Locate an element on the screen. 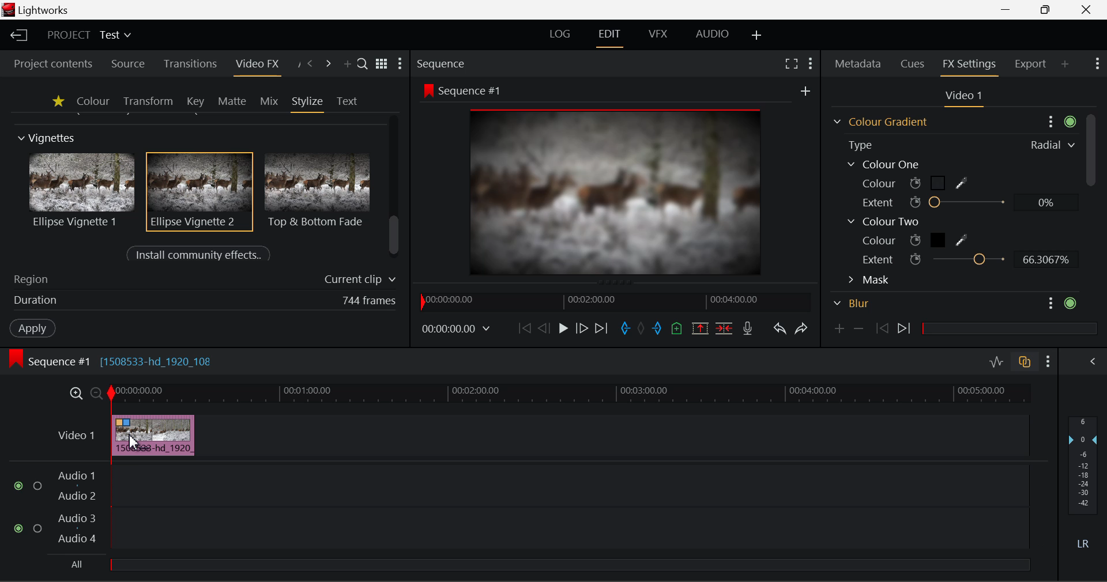 This screenshot has width=1107, height=582. Show Settings is located at coordinates (402, 64).